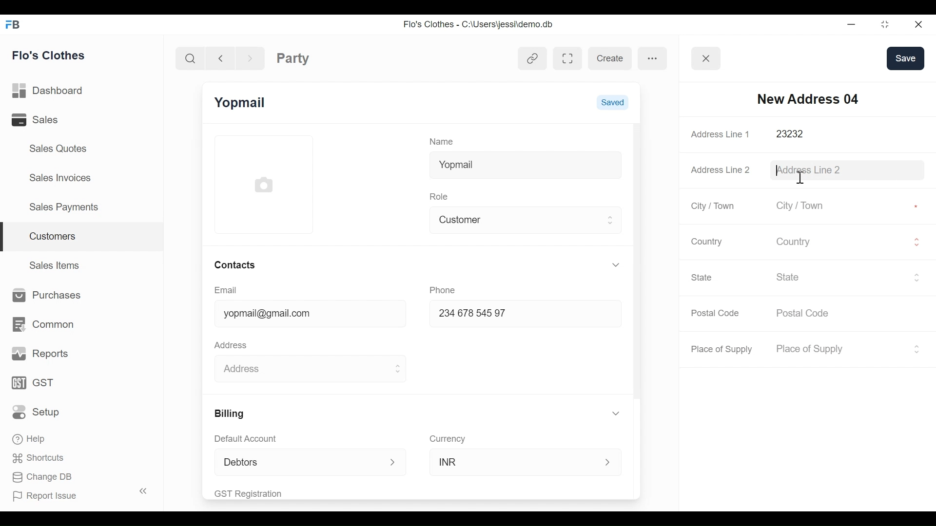 The width and height of the screenshot is (936, 526). Describe the element at coordinates (612, 101) in the screenshot. I see `Saved` at that location.